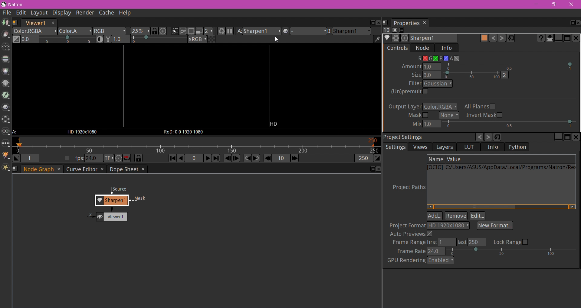  What do you see at coordinates (449, 115) in the screenshot?
I see `maskChannel_Mask` at bounding box center [449, 115].